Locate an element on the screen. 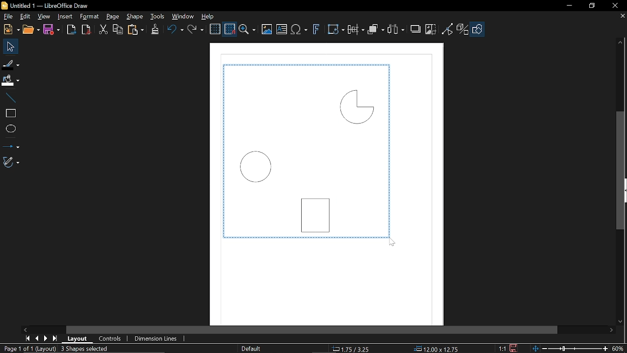 This screenshot has width=627, height=353. Change zoom is located at coordinates (569, 349).